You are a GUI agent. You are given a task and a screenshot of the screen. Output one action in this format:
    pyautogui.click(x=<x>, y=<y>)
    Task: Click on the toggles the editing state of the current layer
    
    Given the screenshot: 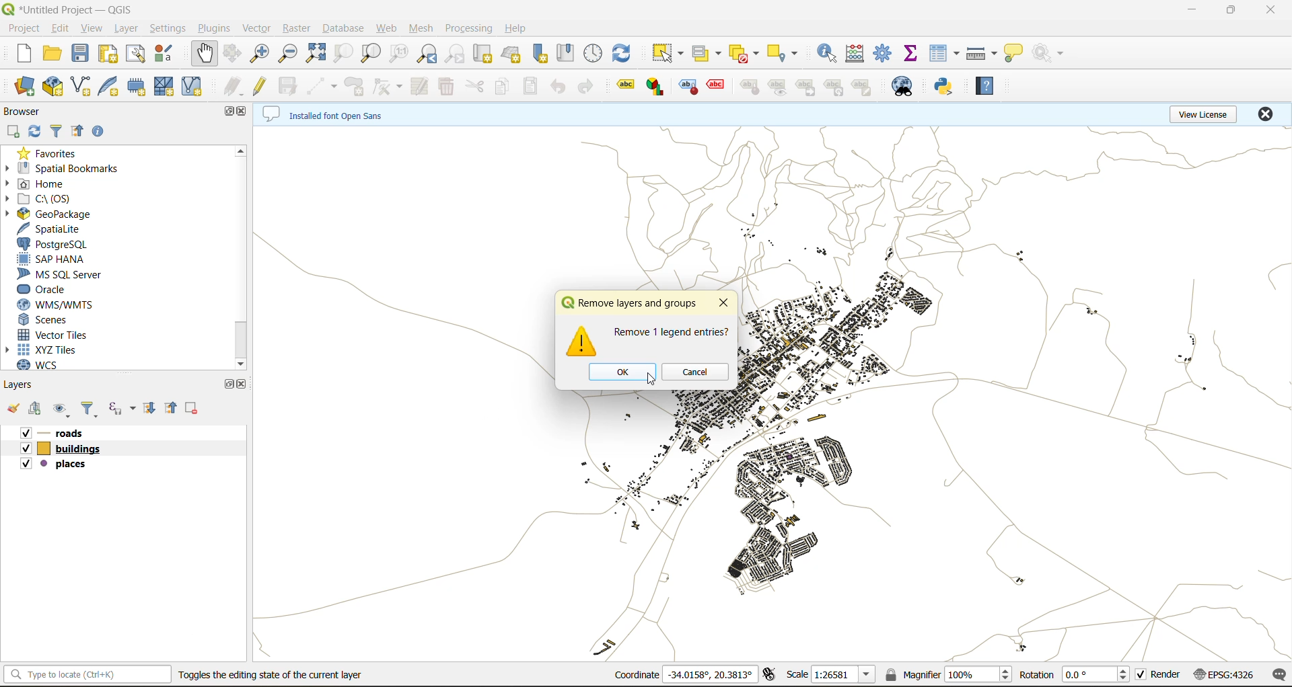 What is the action you would take?
    pyautogui.click(x=275, y=674)
    